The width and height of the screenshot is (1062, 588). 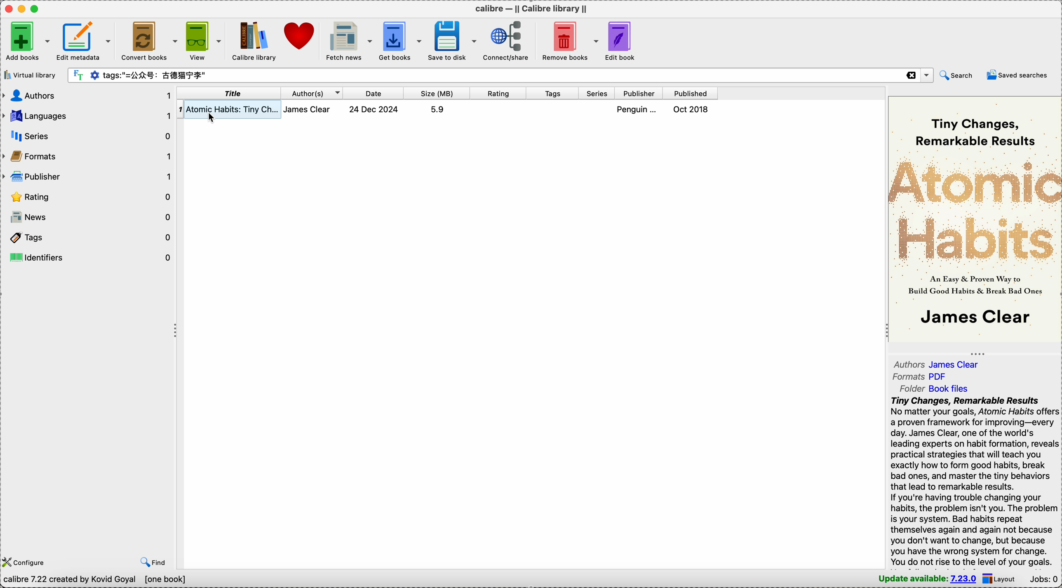 What do you see at coordinates (254, 40) in the screenshot?
I see `Calibre library` at bounding box center [254, 40].